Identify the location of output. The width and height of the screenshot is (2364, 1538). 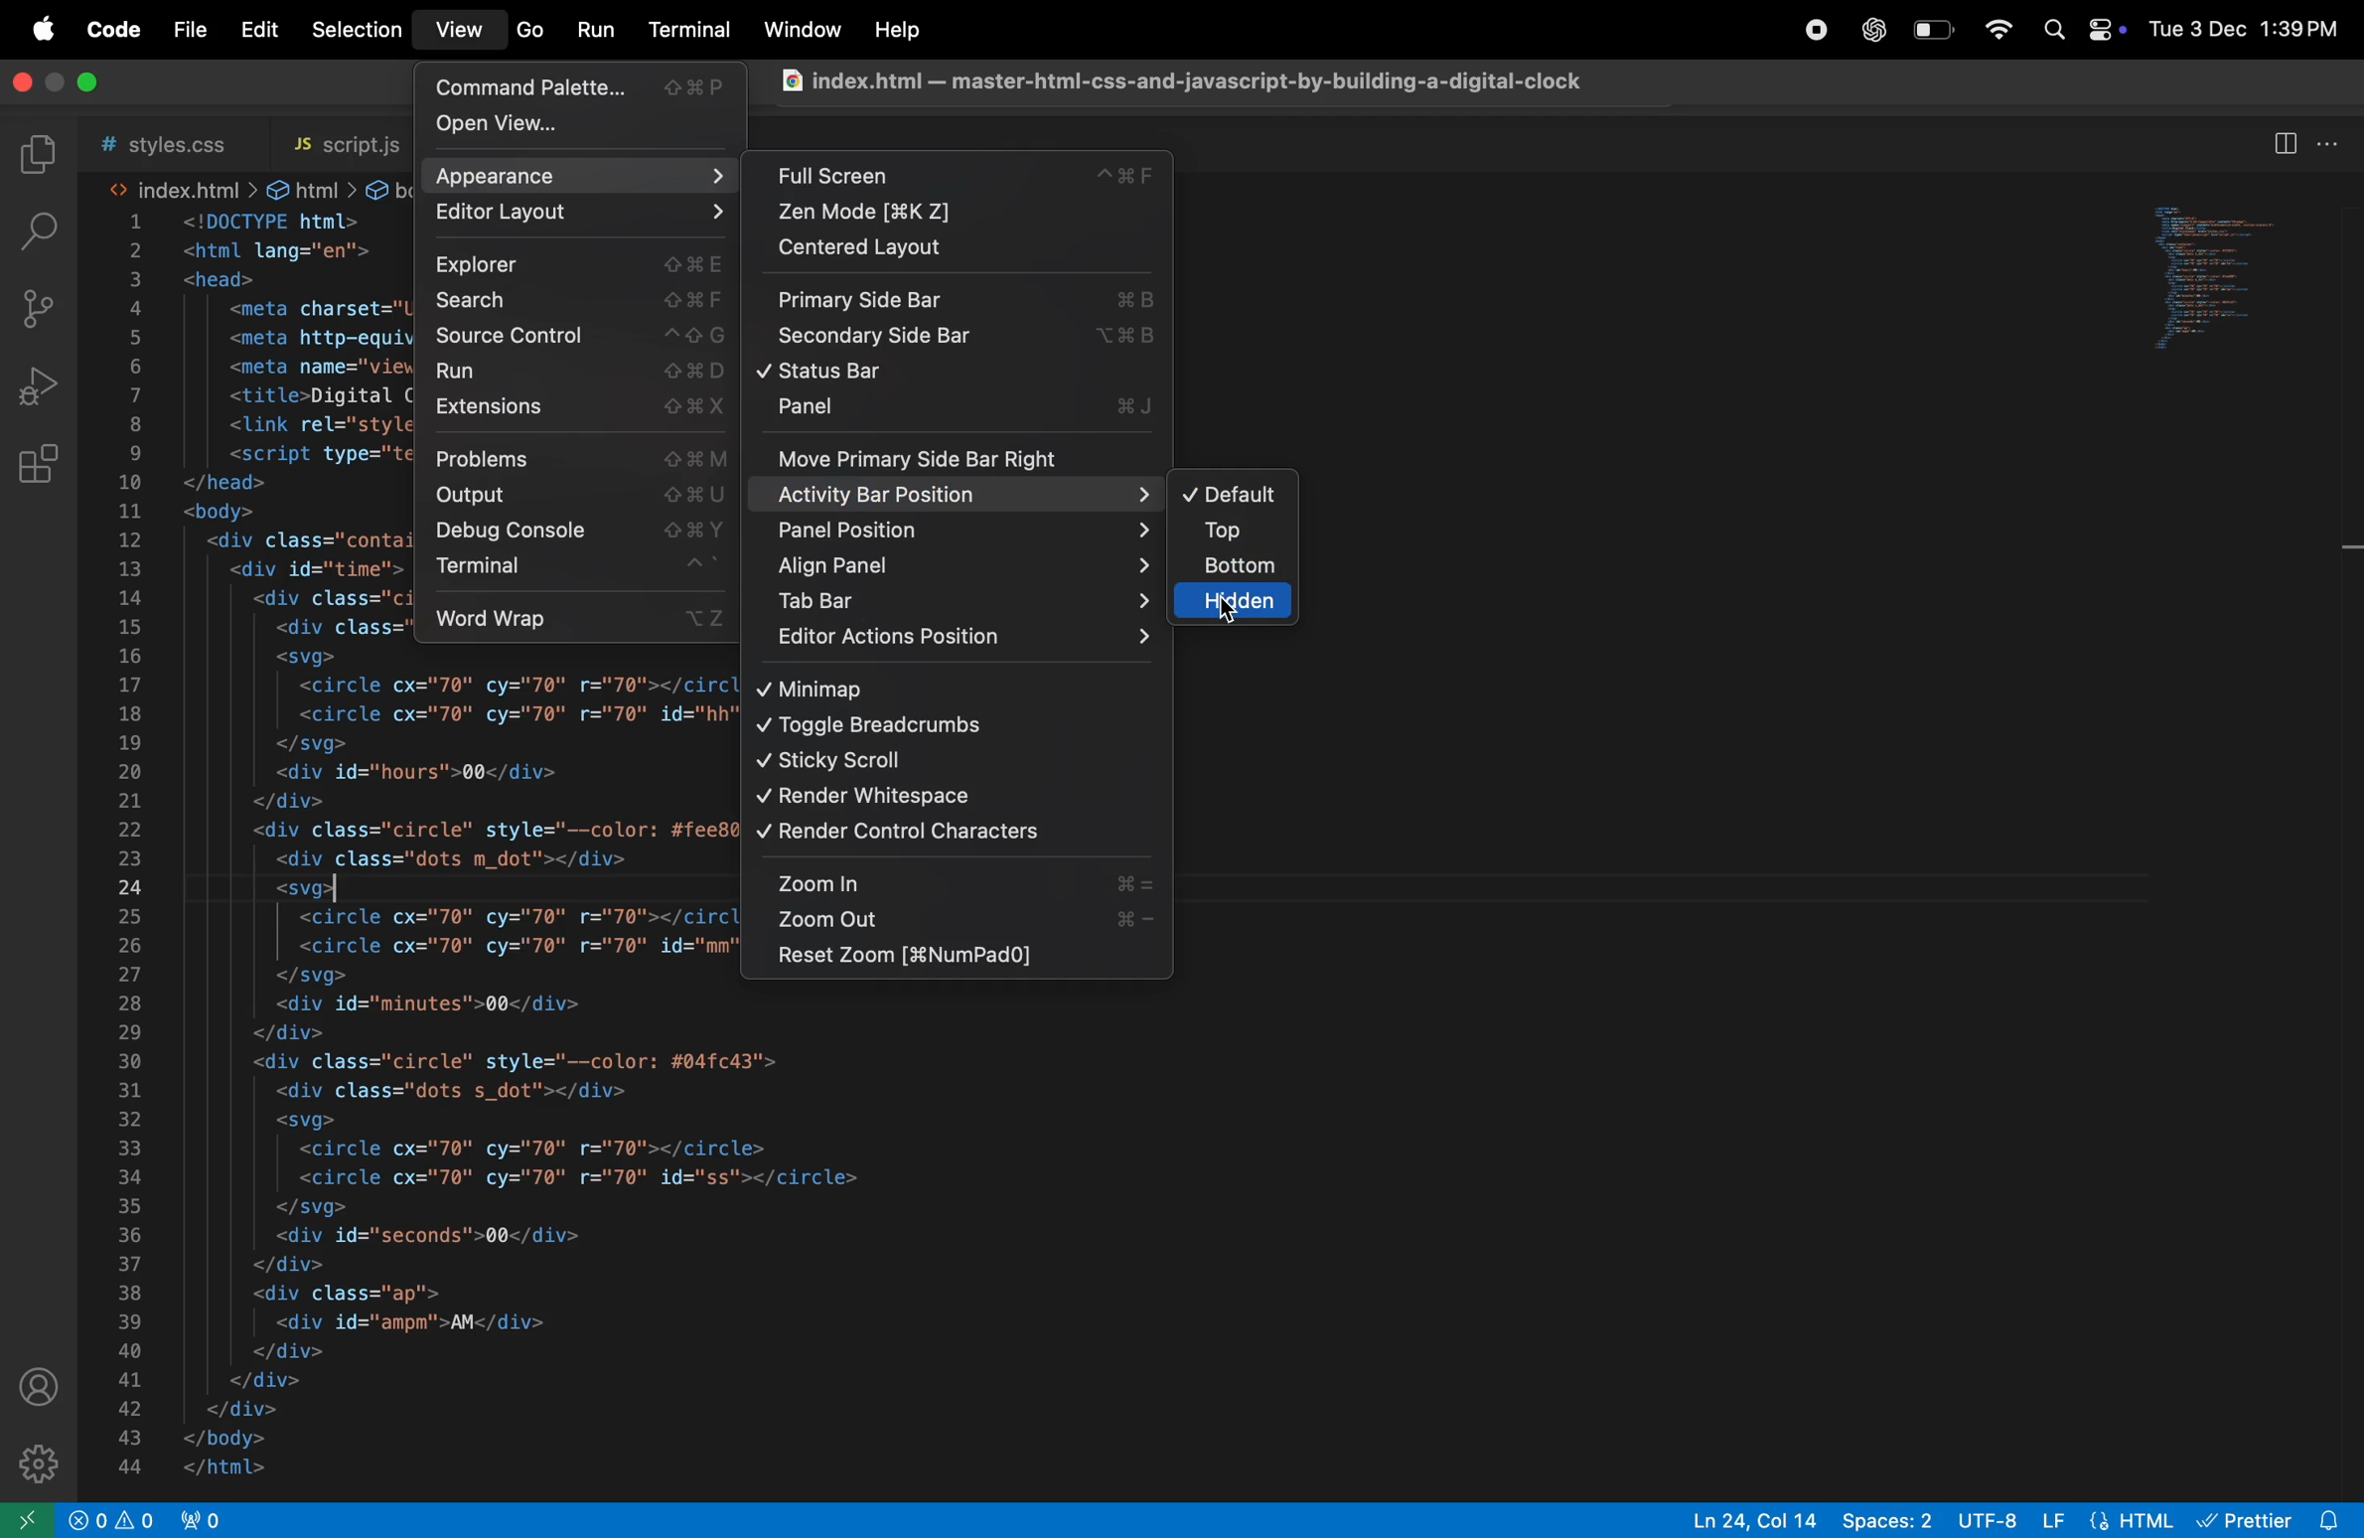
(577, 496).